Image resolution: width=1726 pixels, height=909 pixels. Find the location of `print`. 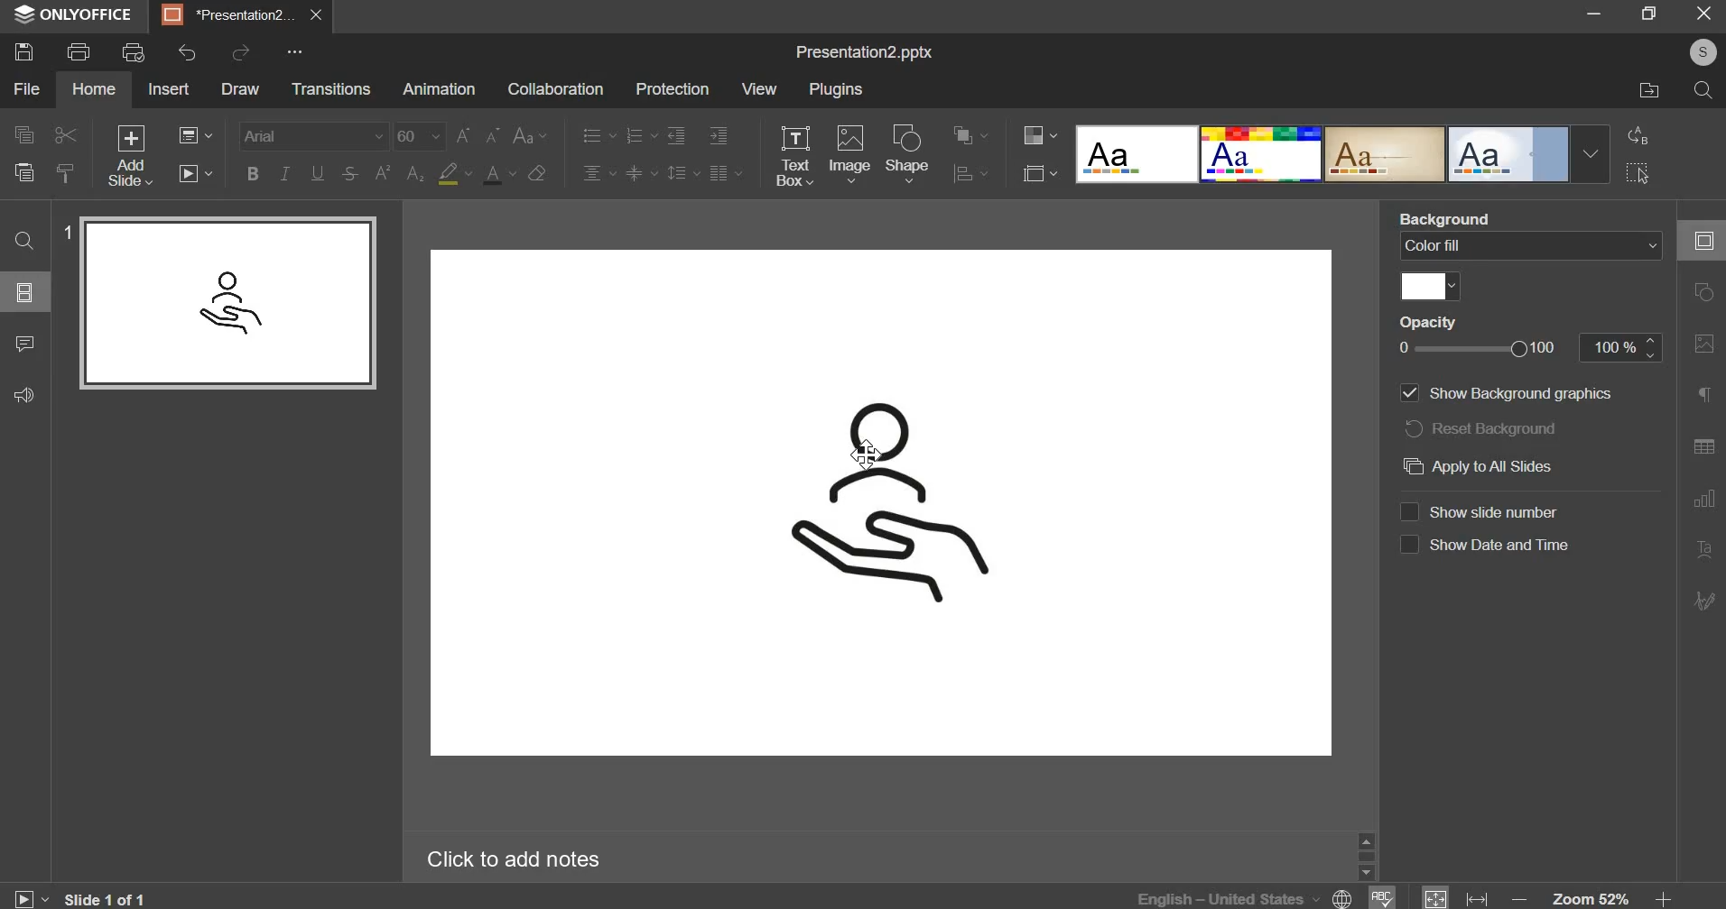

print is located at coordinates (78, 52).